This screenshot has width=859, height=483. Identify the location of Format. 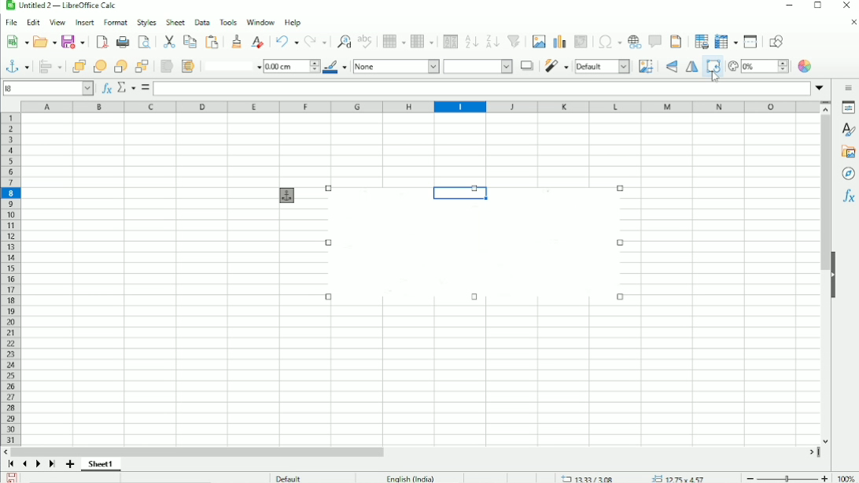
(115, 22).